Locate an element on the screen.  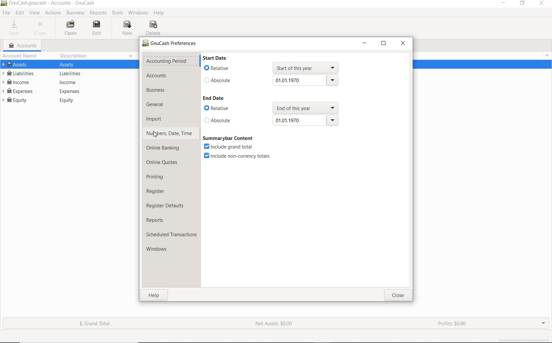
DESCRIPTION is located at coordinates (75, 56).